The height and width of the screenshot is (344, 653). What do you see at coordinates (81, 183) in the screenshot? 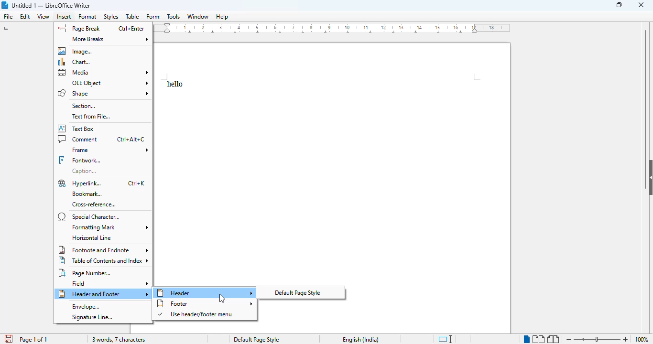
I see `hyperlink` at bounding box center [81, 183].